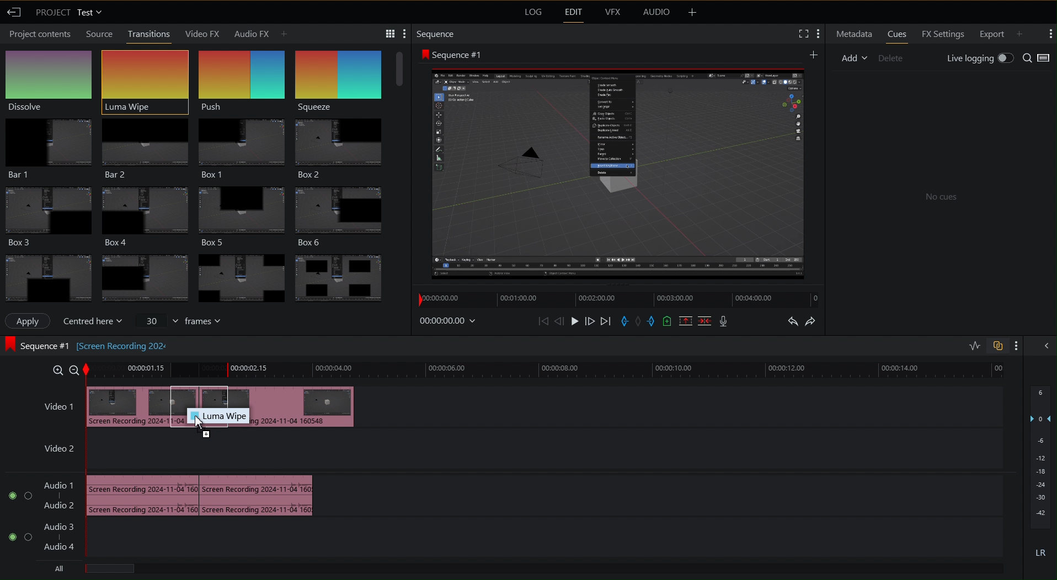 The width and height of the screenshot is (1057, 580). What do you see at coordinates (450, 321) in the screenshot?
I see `Timestamp` at bounding box center [450, 321].